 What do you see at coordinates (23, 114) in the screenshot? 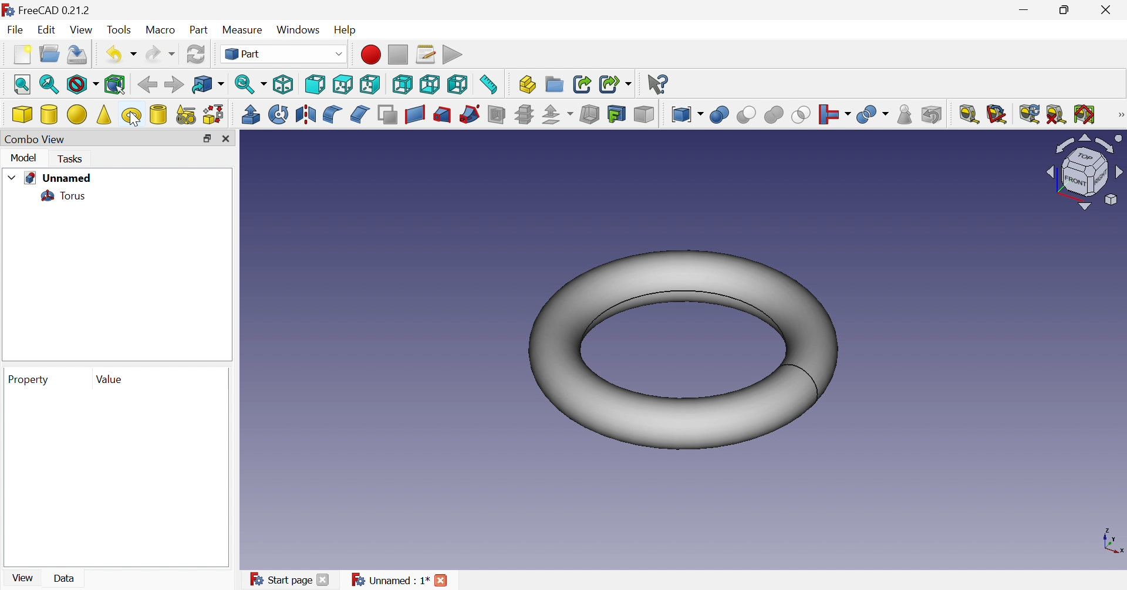
I see `Cube` at bounding box center [23, 114].